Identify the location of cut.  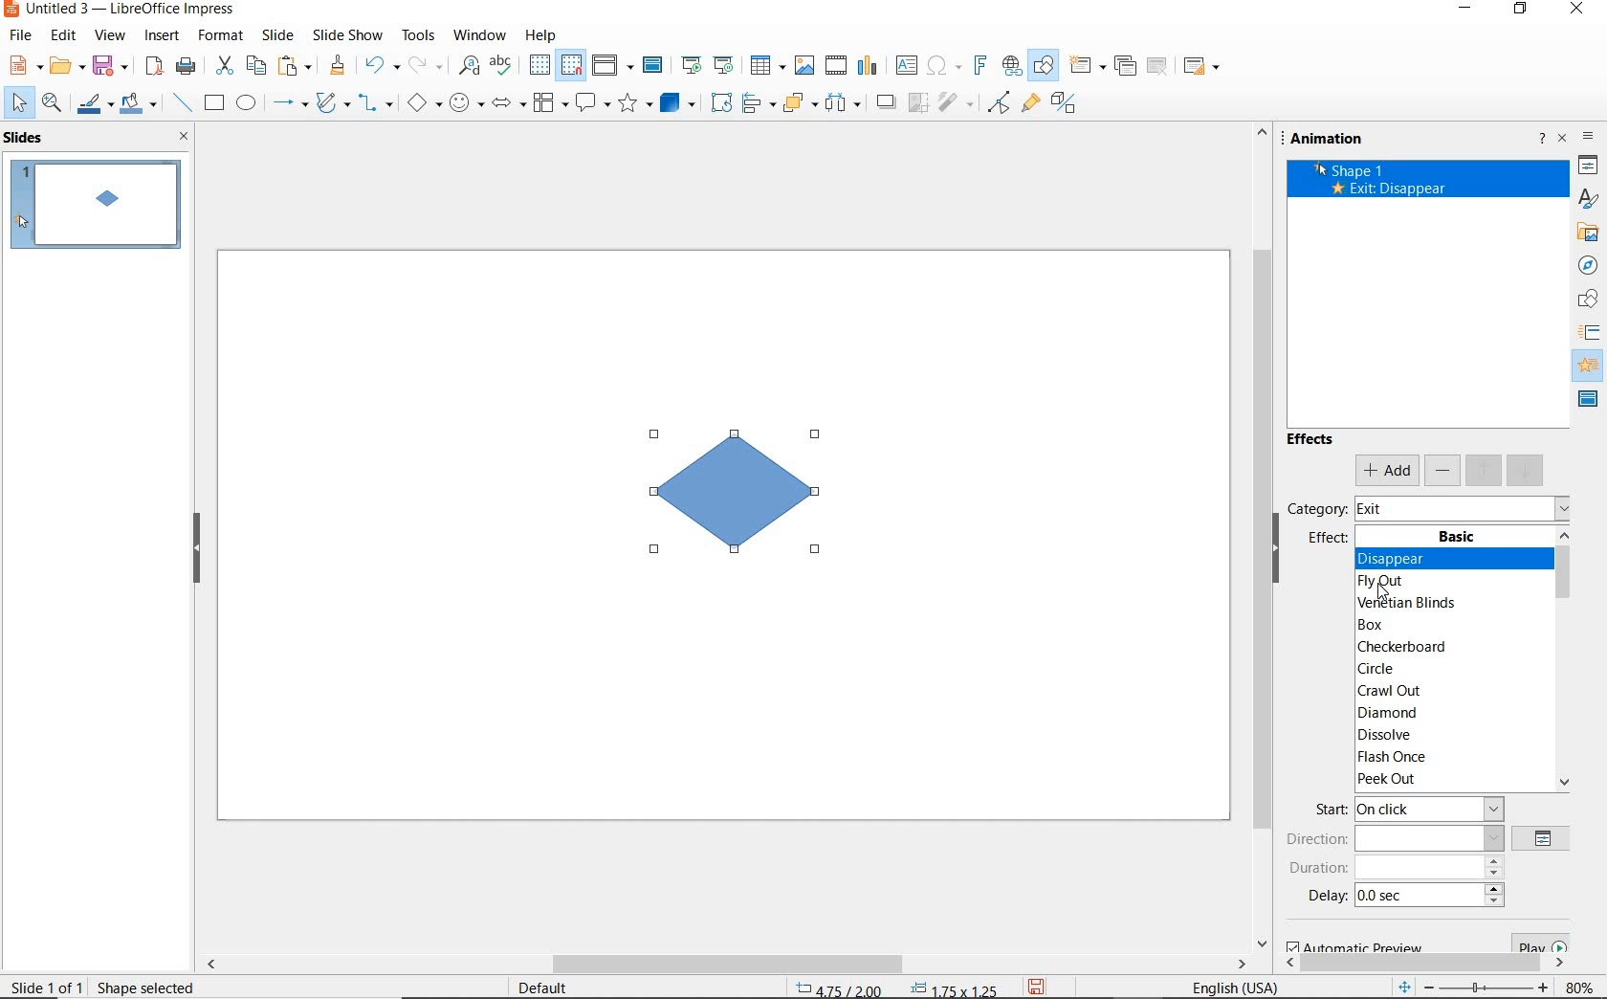
(224, 65).